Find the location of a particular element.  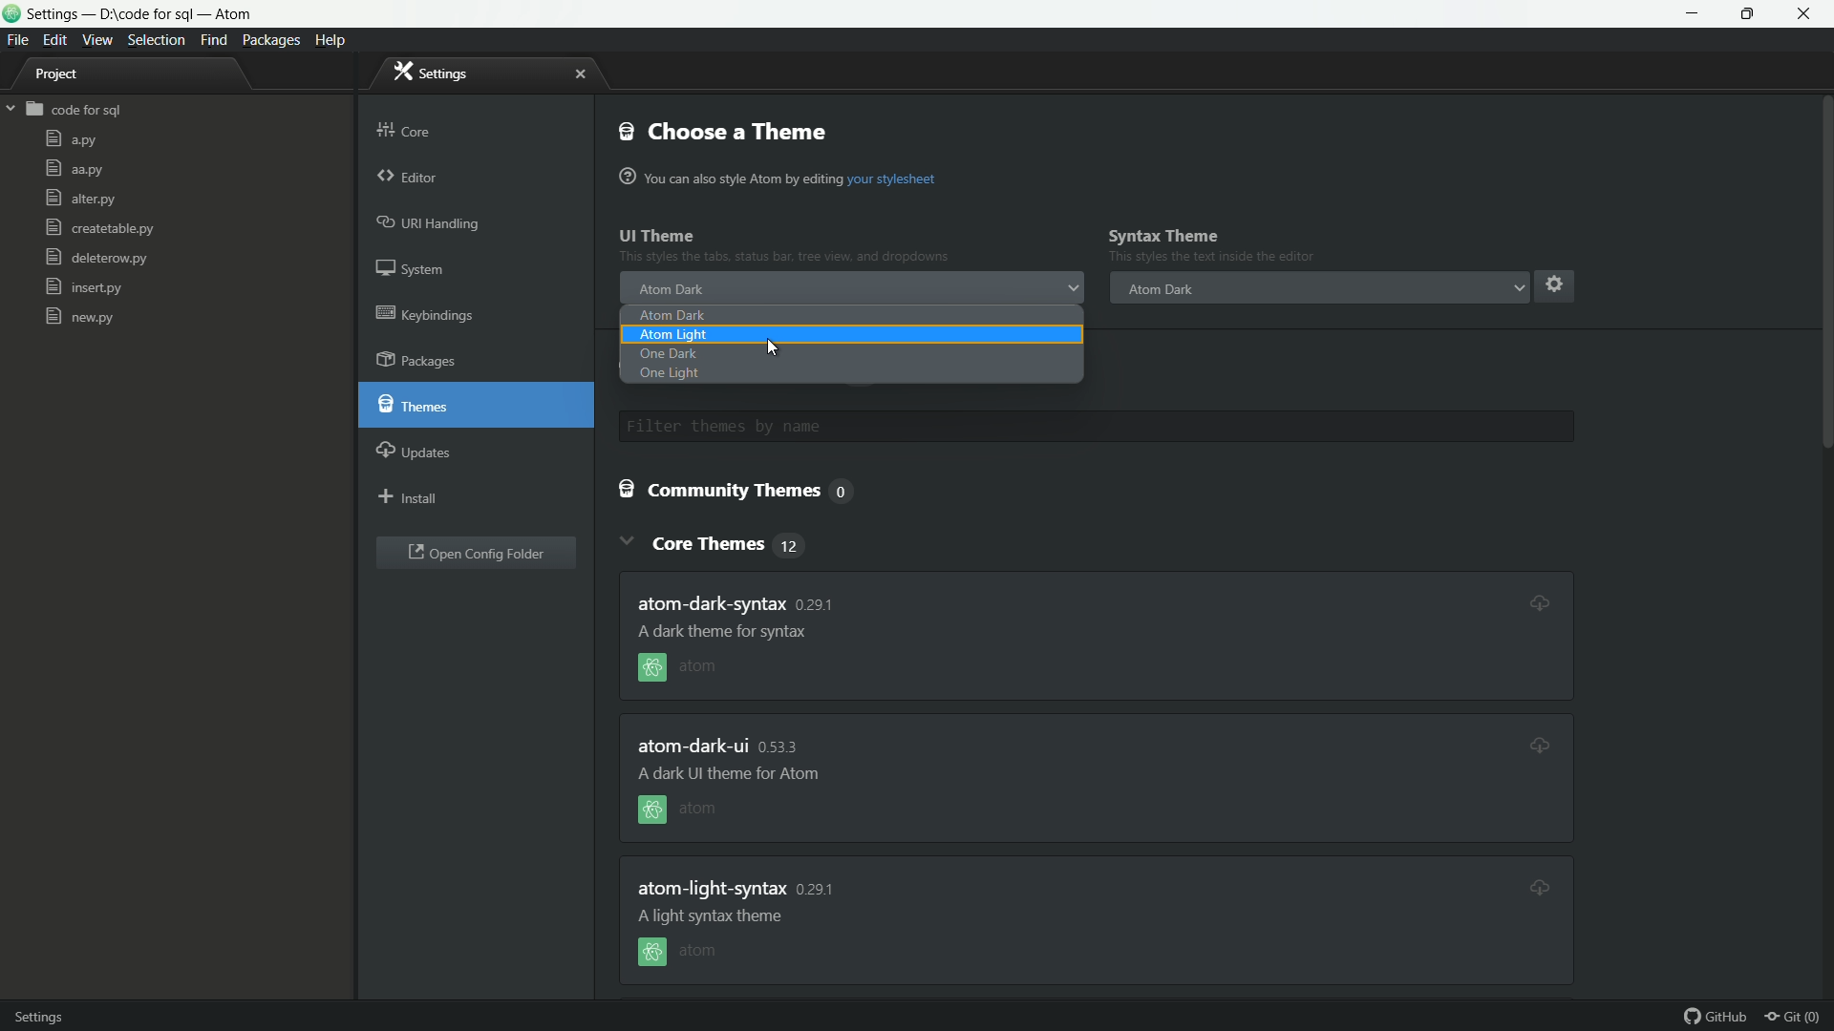

a dark theme for syntax is located at coordinates (714, 915).